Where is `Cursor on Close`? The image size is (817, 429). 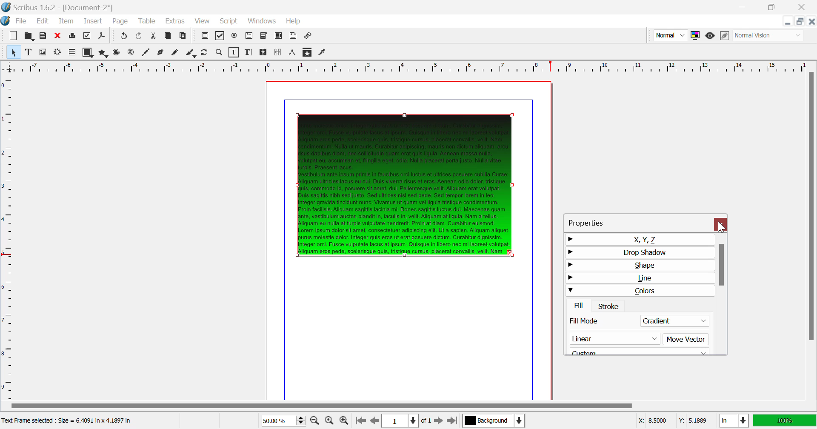 Cursor on Close is located at coordinates (722, 227).